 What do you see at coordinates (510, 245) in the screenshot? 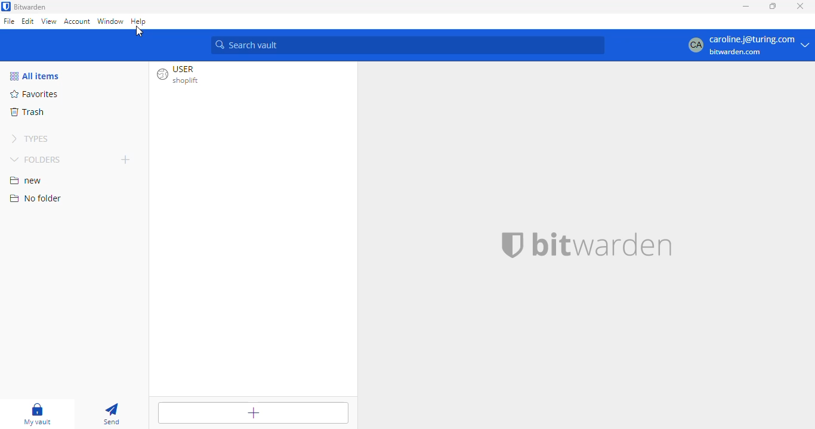
I see `logo` at bounding box center [510, 245].